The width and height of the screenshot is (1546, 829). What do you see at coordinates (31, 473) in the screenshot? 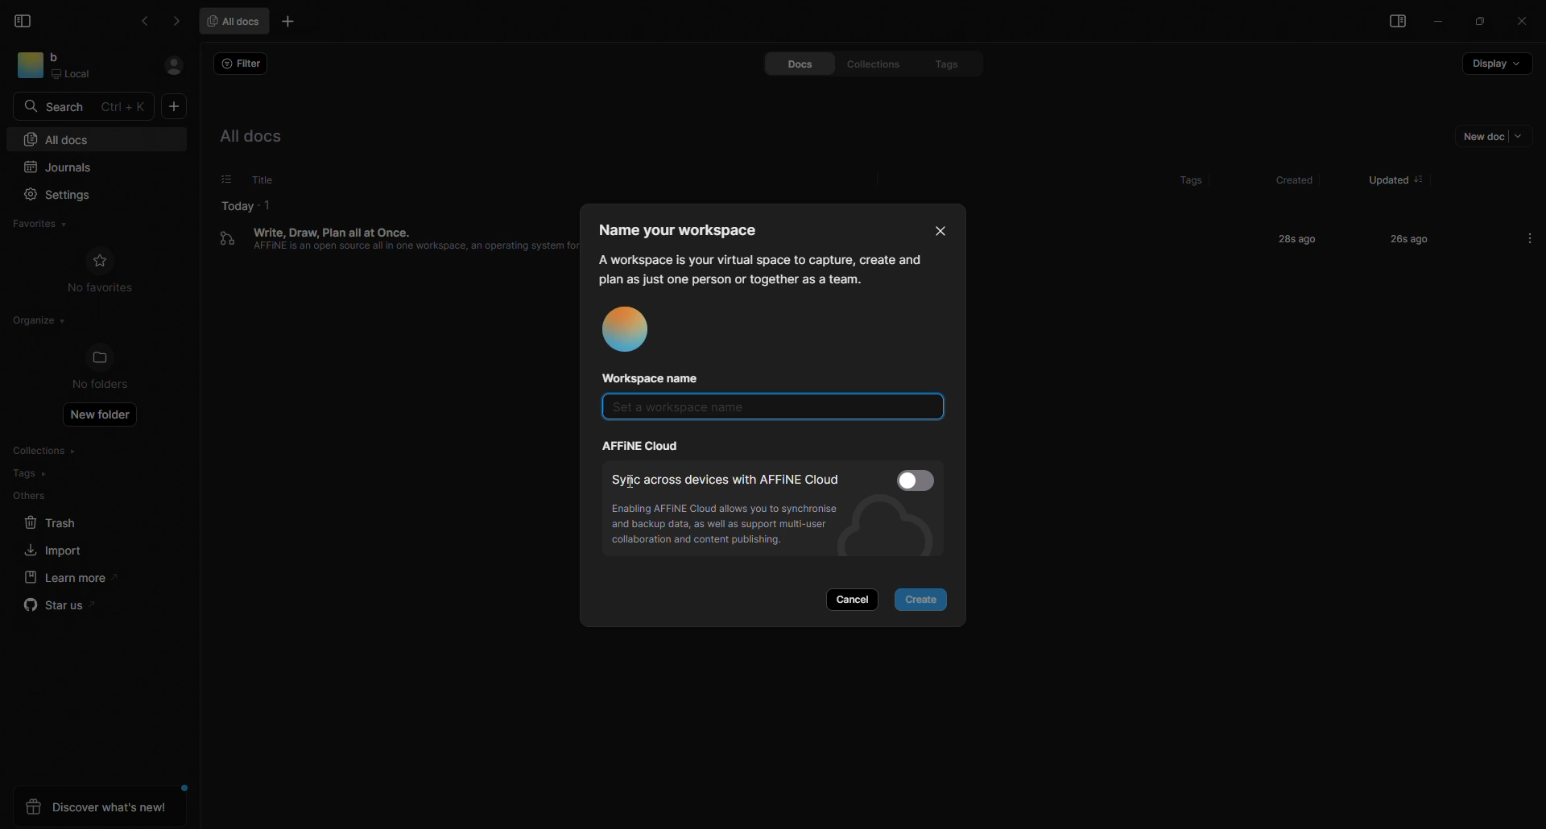
I see `tags` at bounding box center [31, 473].